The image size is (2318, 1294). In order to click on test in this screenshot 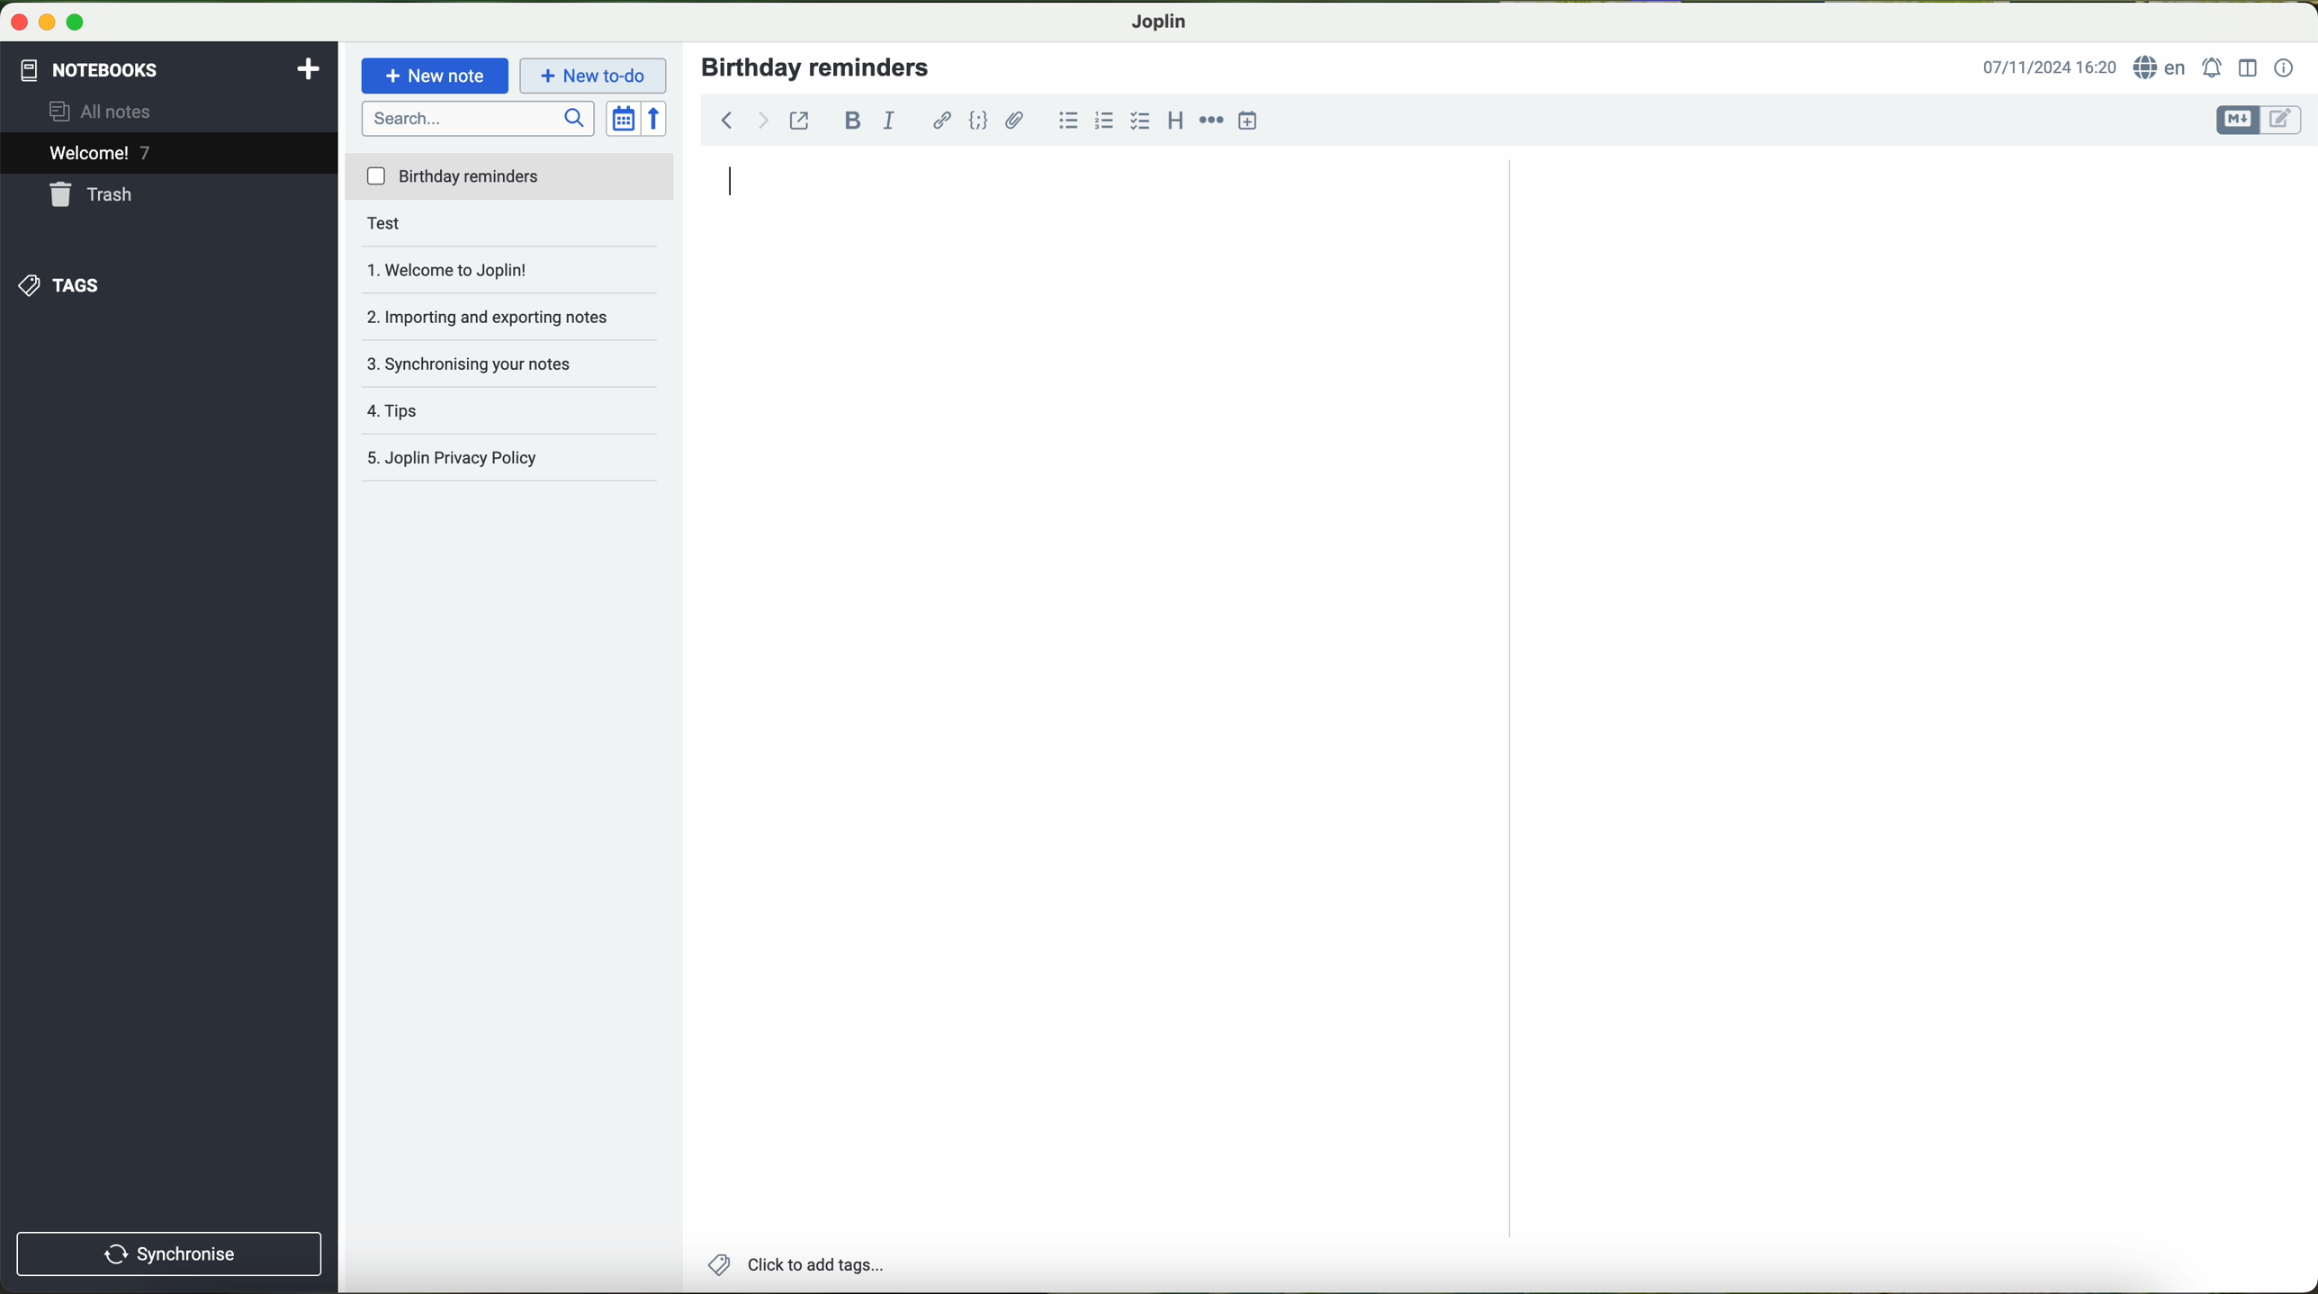, I will do `click(416, 227)`.